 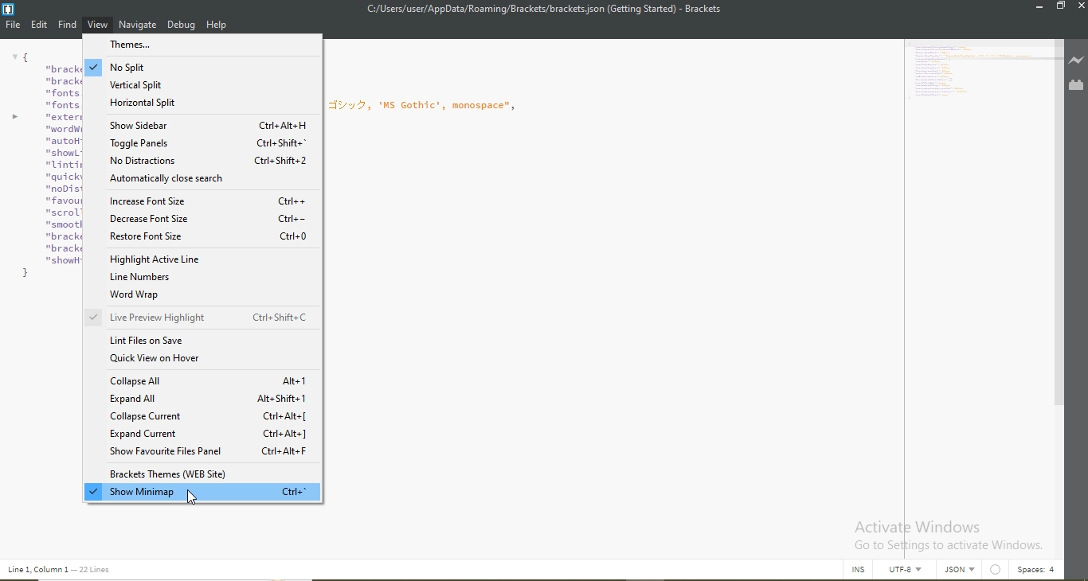 What do you see at coordinates (63, 570) in the screenshot?
I see `Line code data` at bounding box center [63, 570].